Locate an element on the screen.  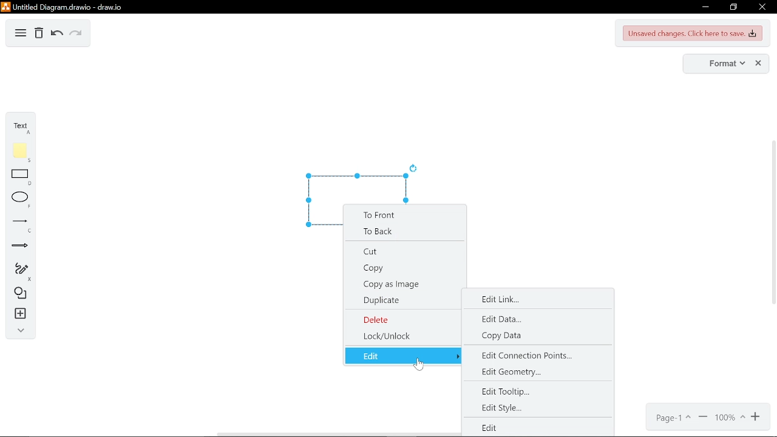
shapes is located at coordinates (22, 294).